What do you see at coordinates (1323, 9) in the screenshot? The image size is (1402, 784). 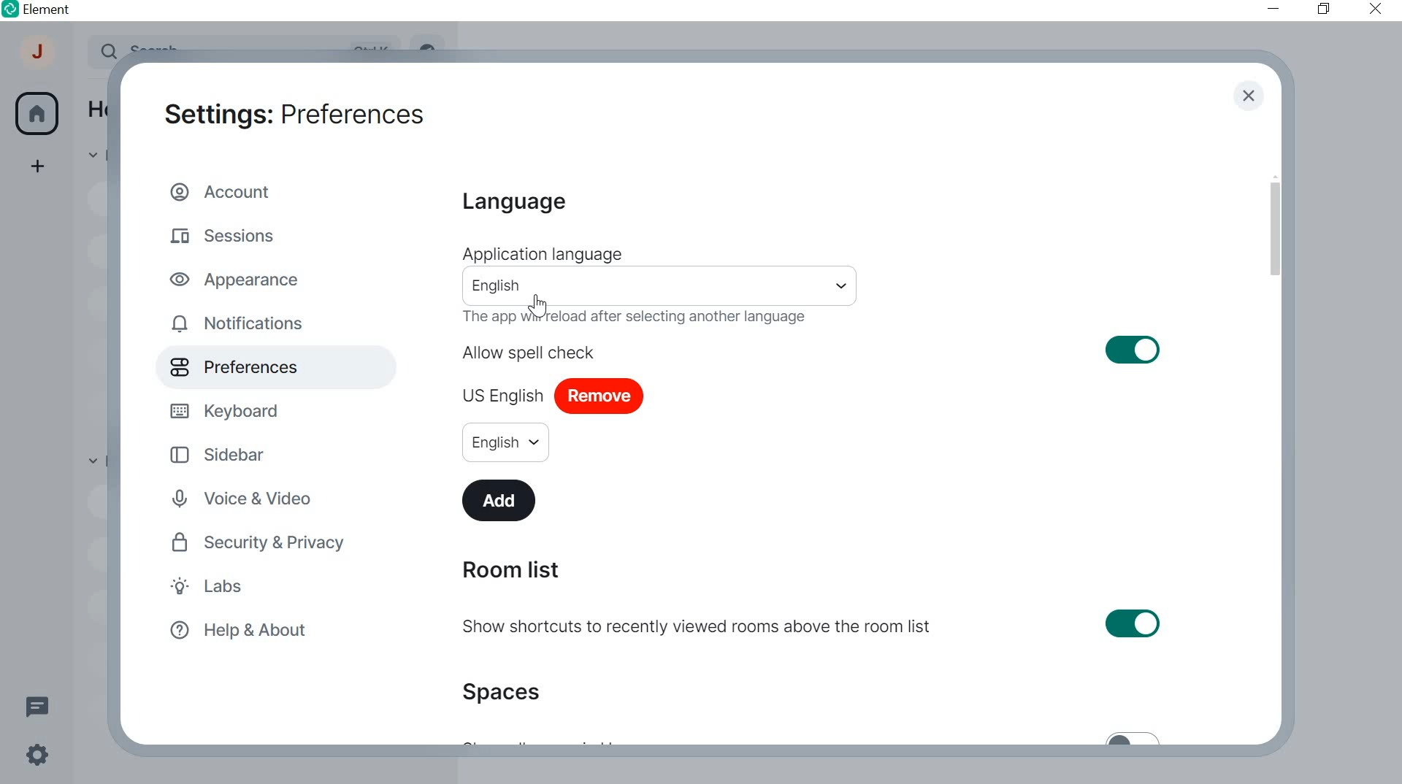 I see `RESTORE DOWN` at bounding box center [1323, 9].